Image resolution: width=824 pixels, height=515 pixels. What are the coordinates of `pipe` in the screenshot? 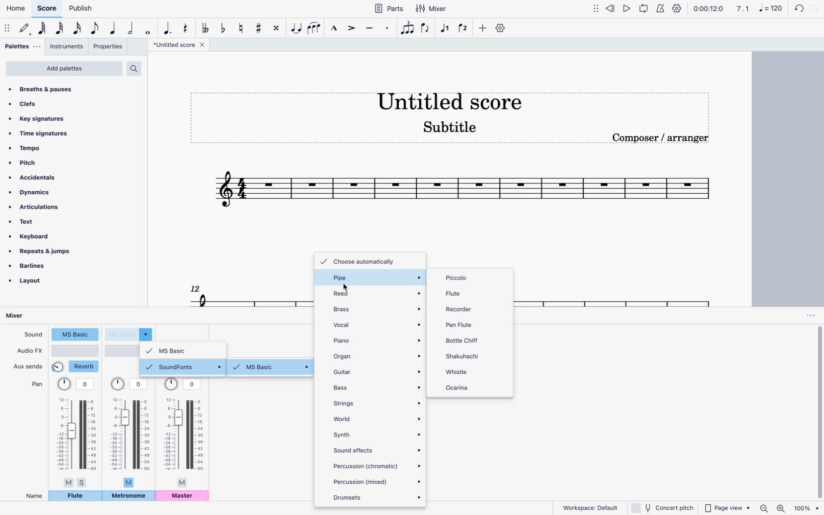 It's located at (375, 279).